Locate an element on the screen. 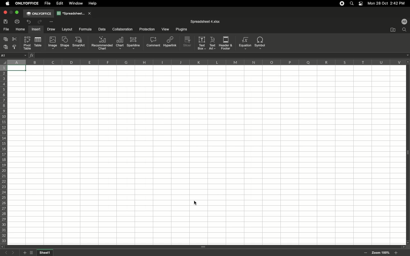  Redo is located at coordinates (39, 22).